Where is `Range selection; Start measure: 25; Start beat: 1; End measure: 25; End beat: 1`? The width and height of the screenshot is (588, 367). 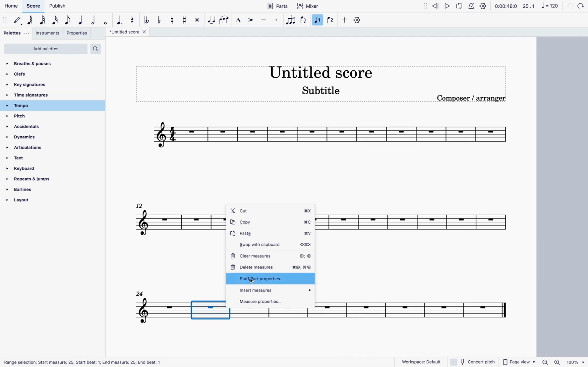 Range selection; Start measure: 25; Start beat: 1; End measure: 25; End beat: 1 is located at coordinates (82, 362).